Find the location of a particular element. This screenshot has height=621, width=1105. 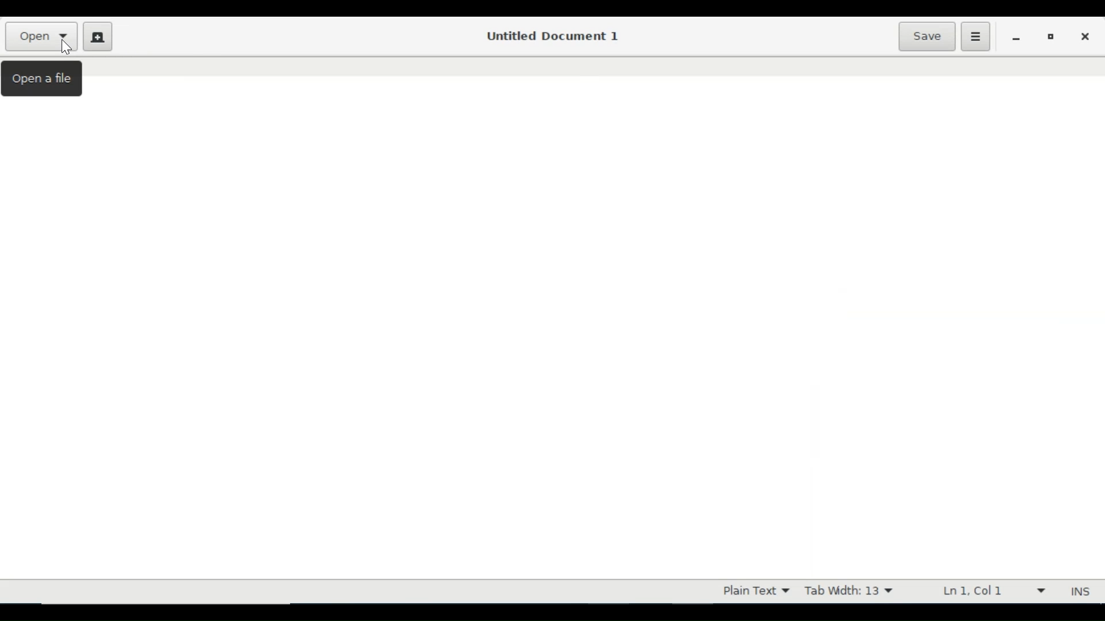

Open is located at coordinates (40, 36).